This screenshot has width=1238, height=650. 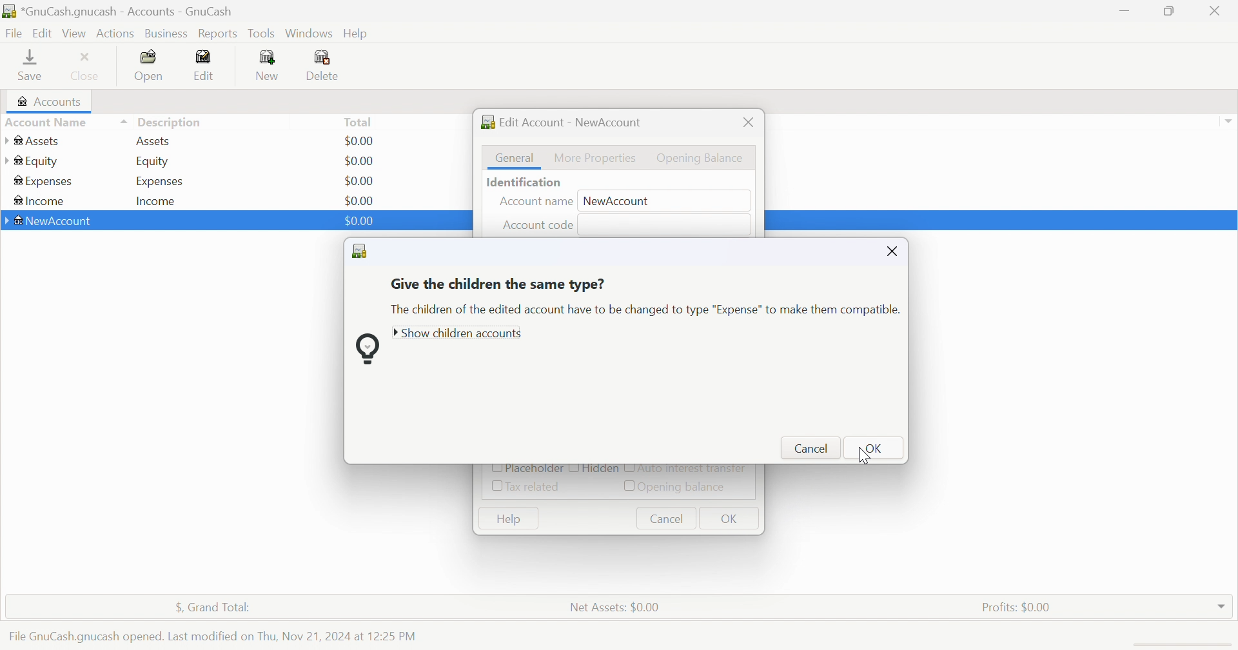 I want to click on Profits: $0.00, so click(x=1019, y=607).